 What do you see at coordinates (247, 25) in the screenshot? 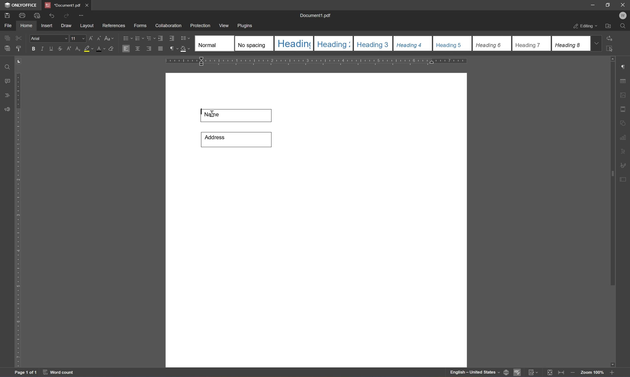
I see `plugins` at bounding box center [247, 25].